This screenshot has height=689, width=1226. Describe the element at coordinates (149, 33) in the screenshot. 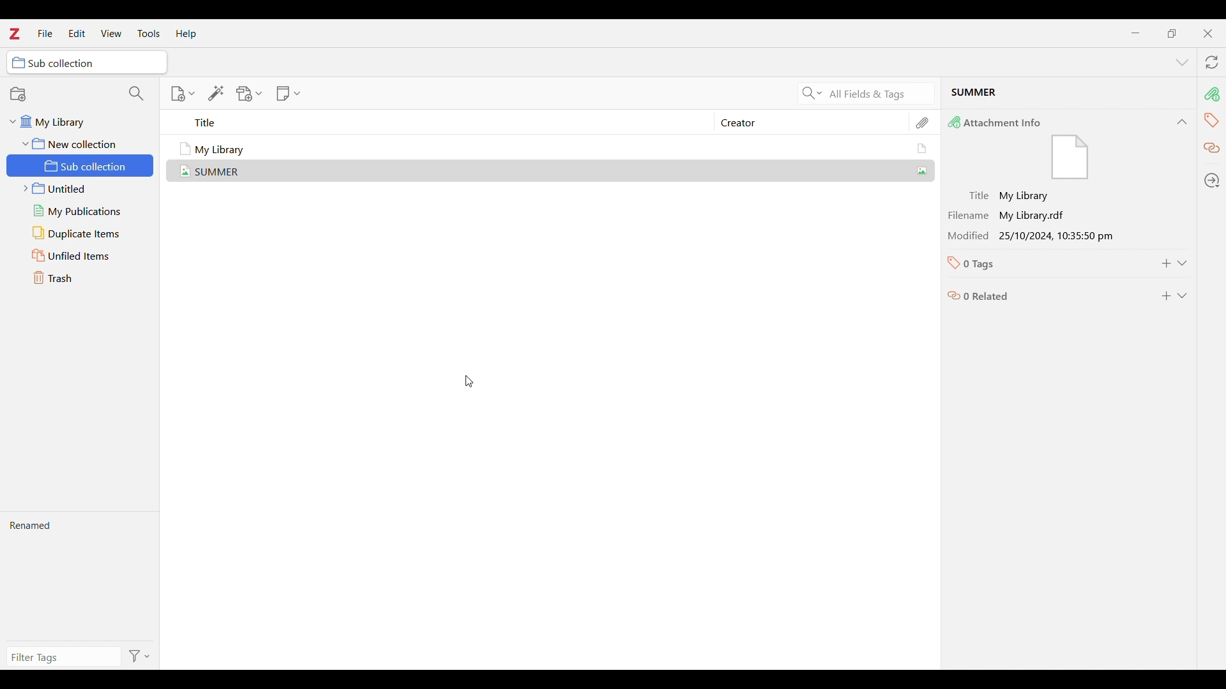

I see `Tools menu` at that location.